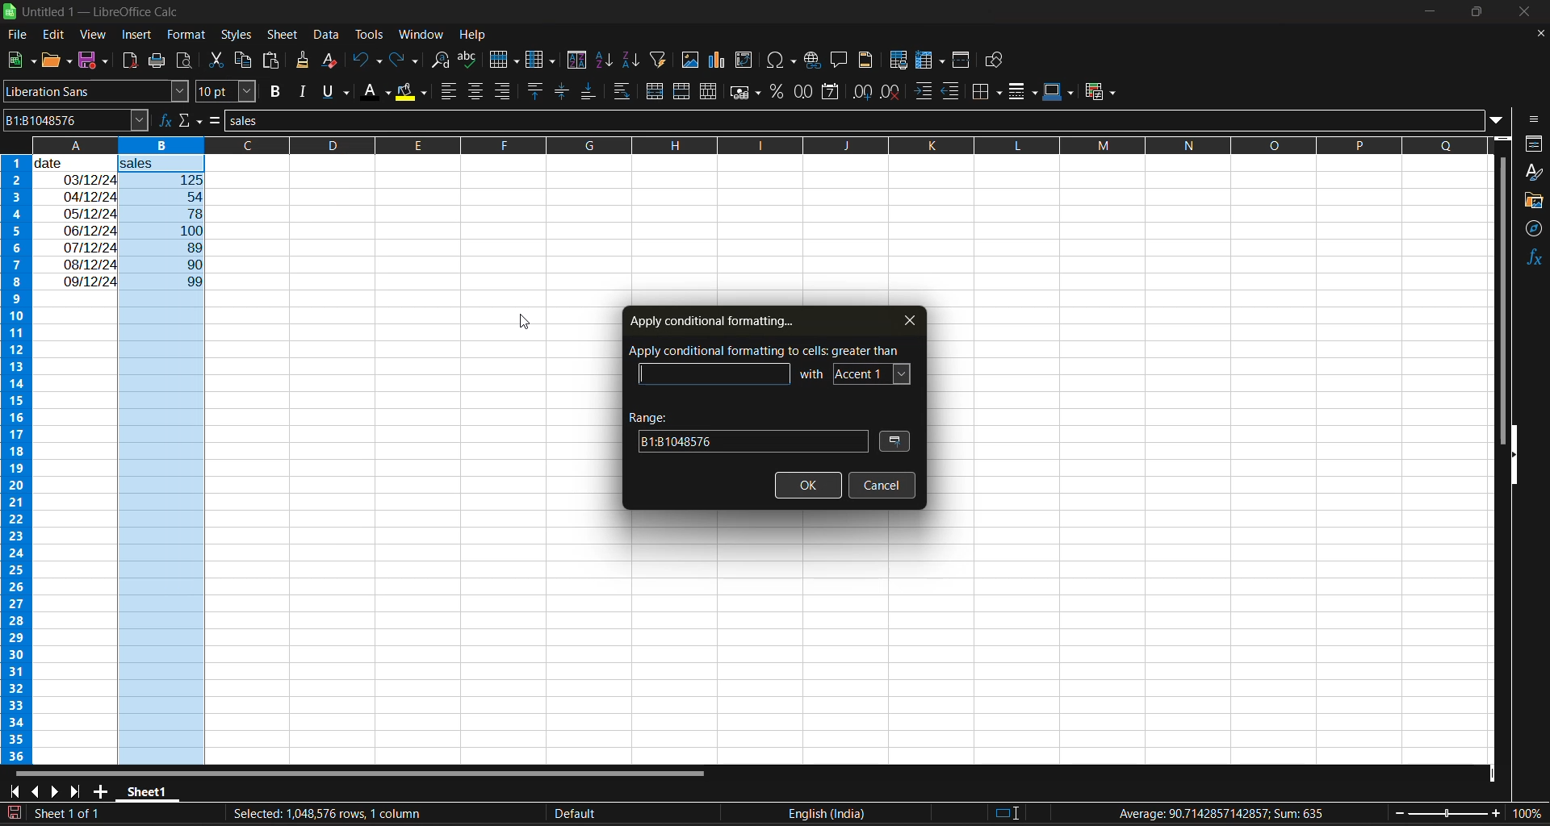 Image resolution: width=1550 pixels, height=826 pixels. I want to click on maximize, so click(1481, 15).